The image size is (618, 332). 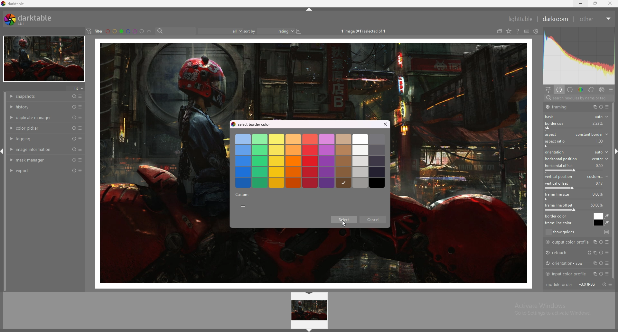 I want to click on frame line size bar, so click(x=574, y=199).